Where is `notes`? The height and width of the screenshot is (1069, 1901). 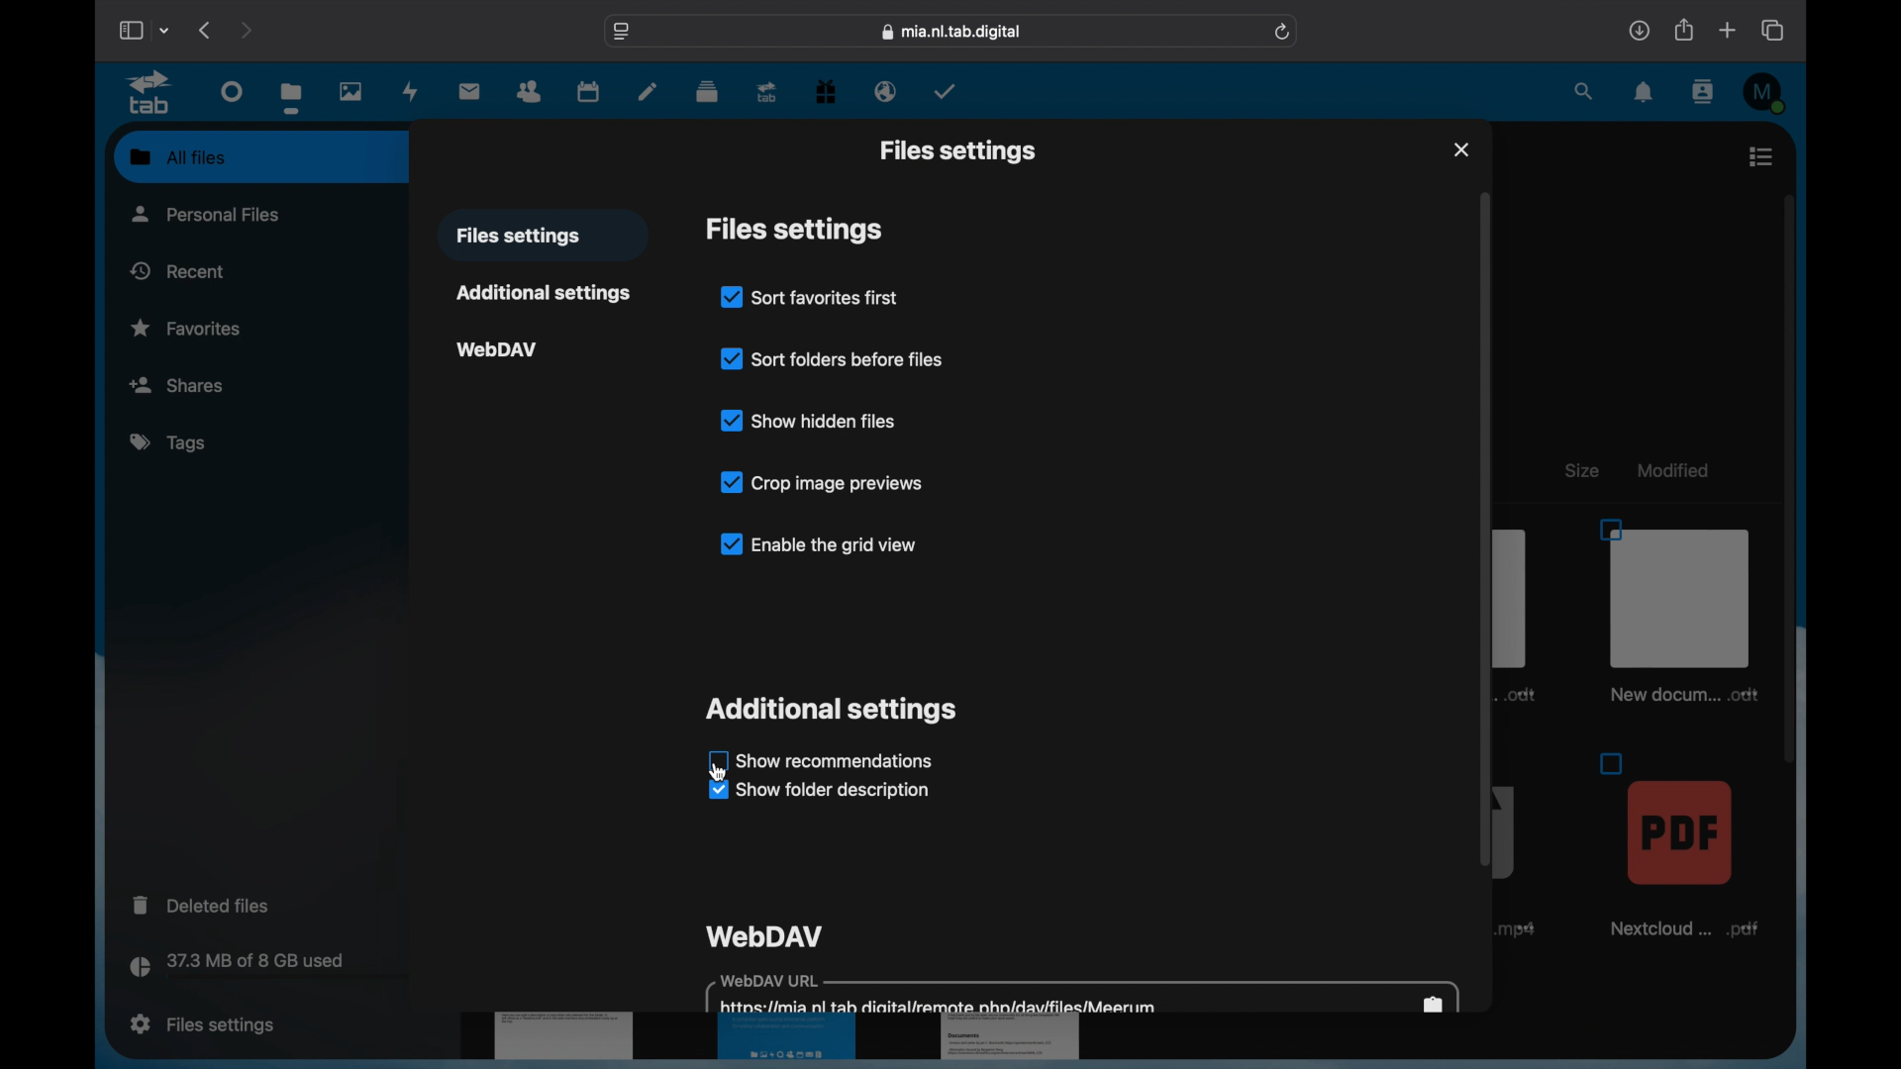
notes is located at coordinates (649, 90).